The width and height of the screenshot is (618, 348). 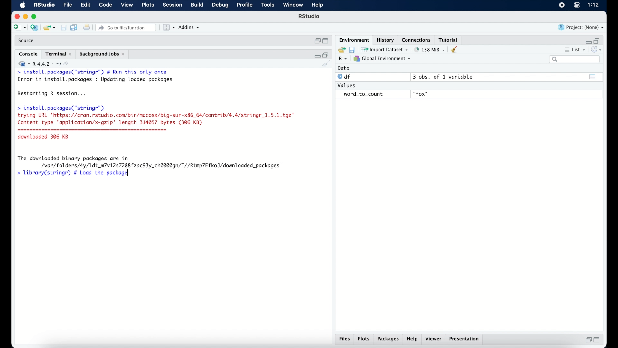 What do you see at coordinates (343, 59) in the screenshot?
I see `R` at bounding box center [343, 59].